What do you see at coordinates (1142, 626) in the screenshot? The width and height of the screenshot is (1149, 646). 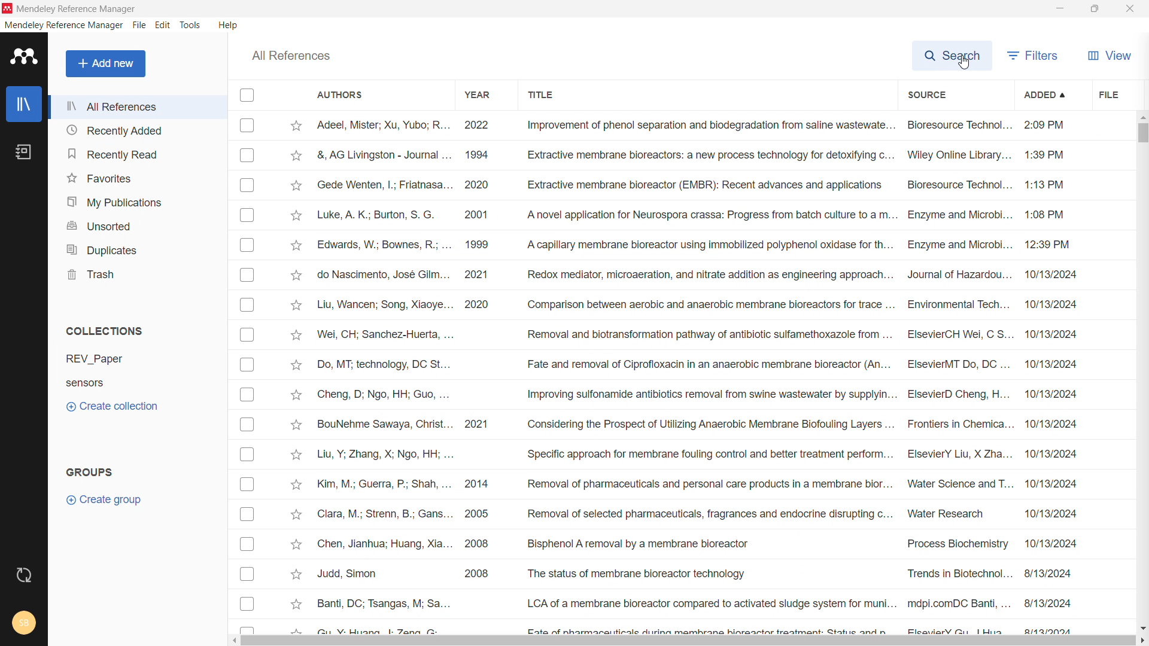 I see `scroll down` at bounding box center [1142, 626].